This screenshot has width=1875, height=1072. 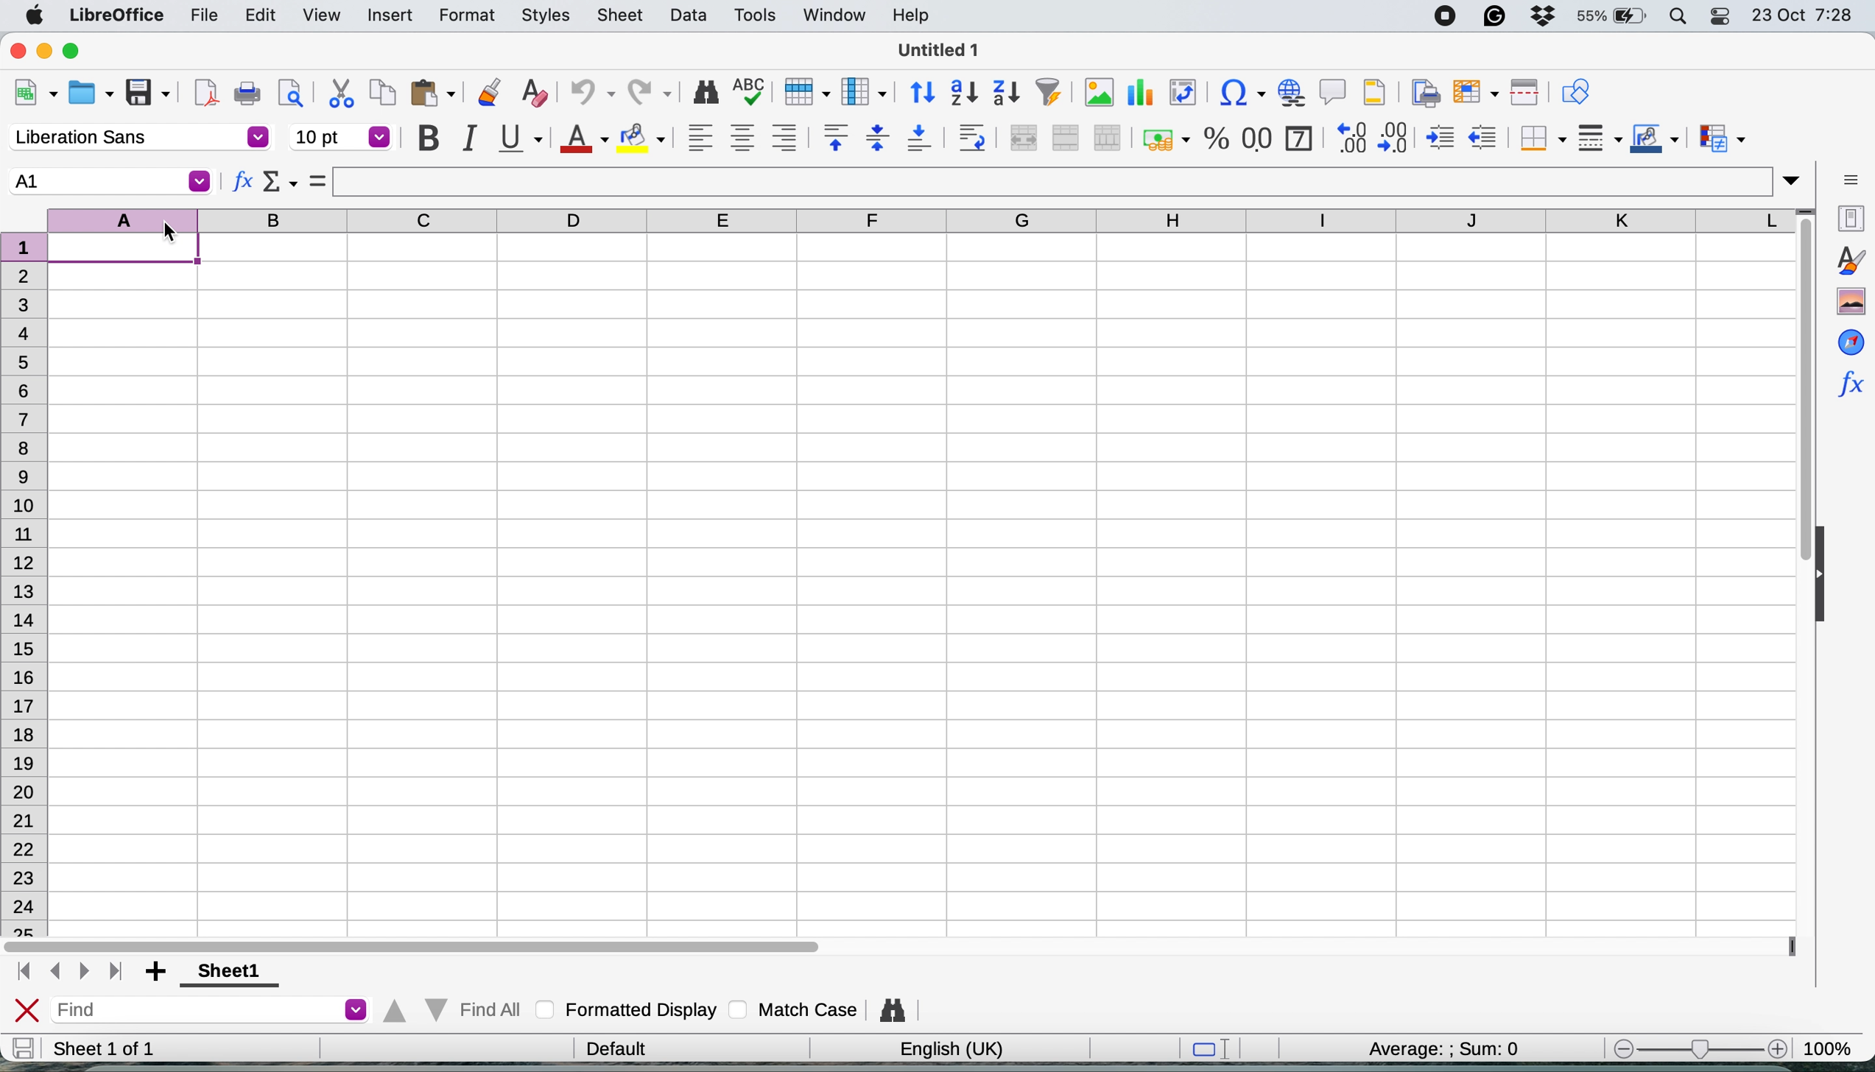 I want to click on sheet 1 of 1, so click(x=131, y=1048).